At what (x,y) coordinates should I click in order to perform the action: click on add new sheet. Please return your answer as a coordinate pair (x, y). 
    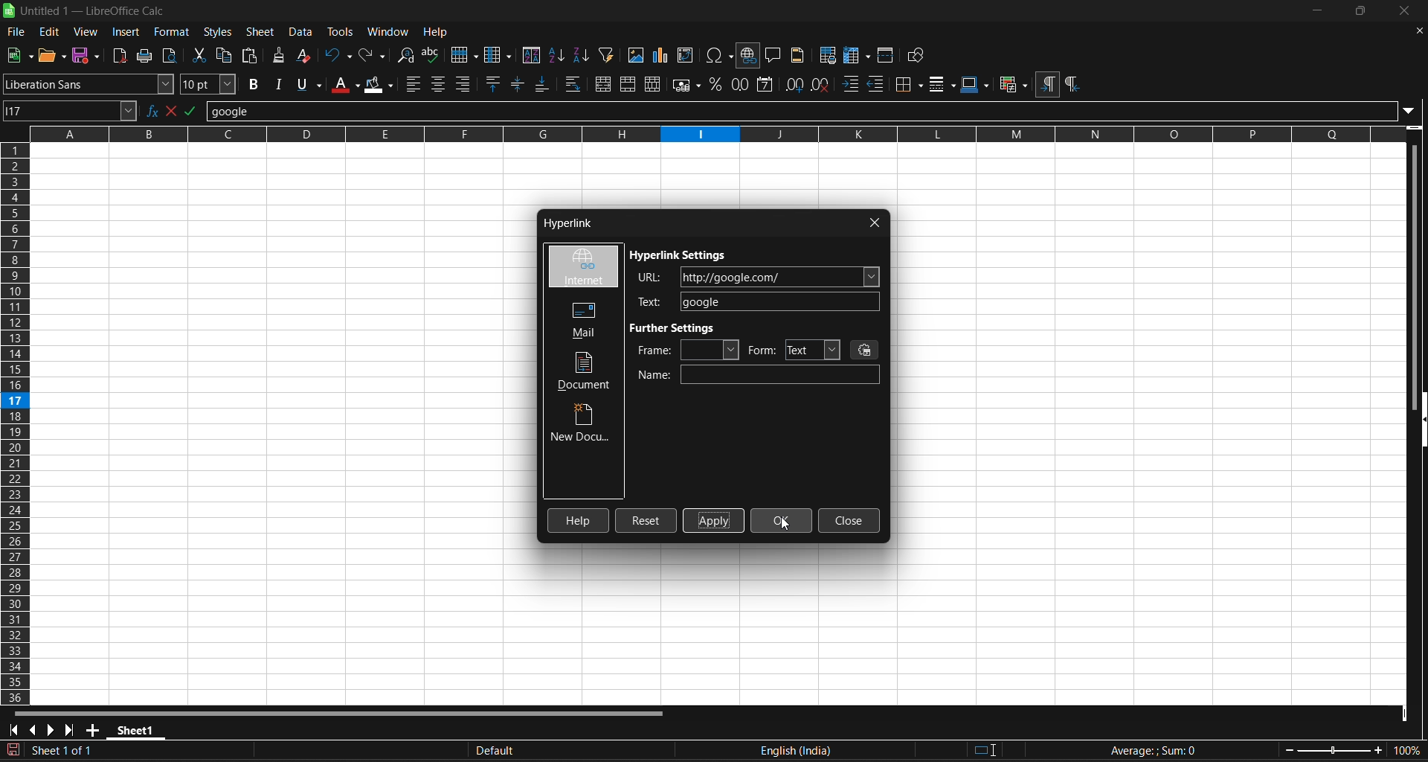
    Looking at the image, I should click on (91, 730).